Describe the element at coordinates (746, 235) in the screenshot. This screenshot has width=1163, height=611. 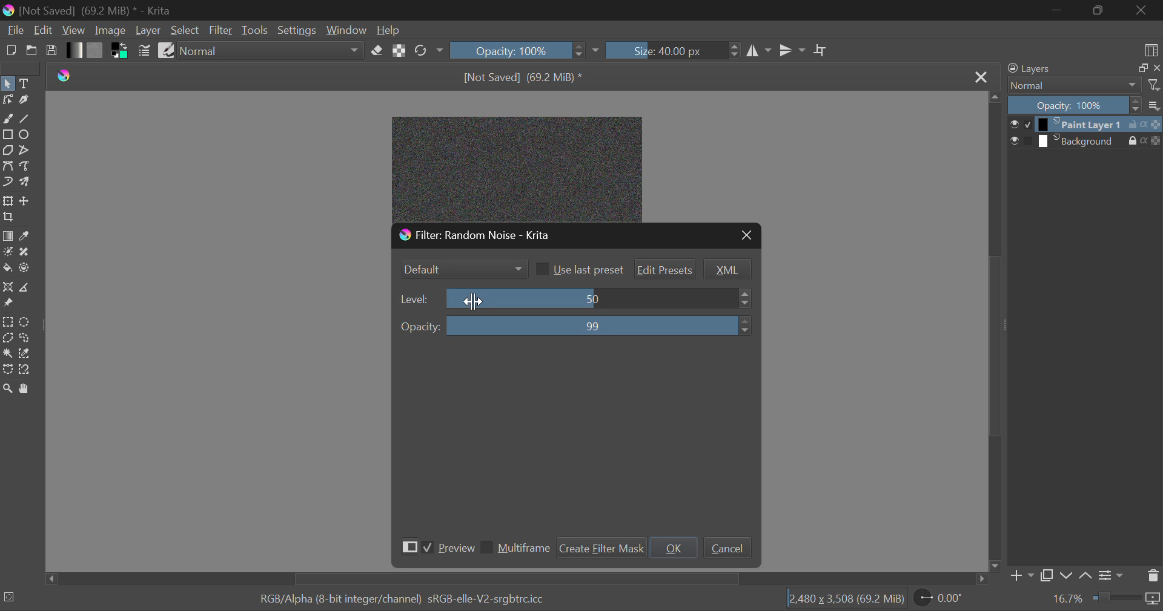
I see `Close` at that location.